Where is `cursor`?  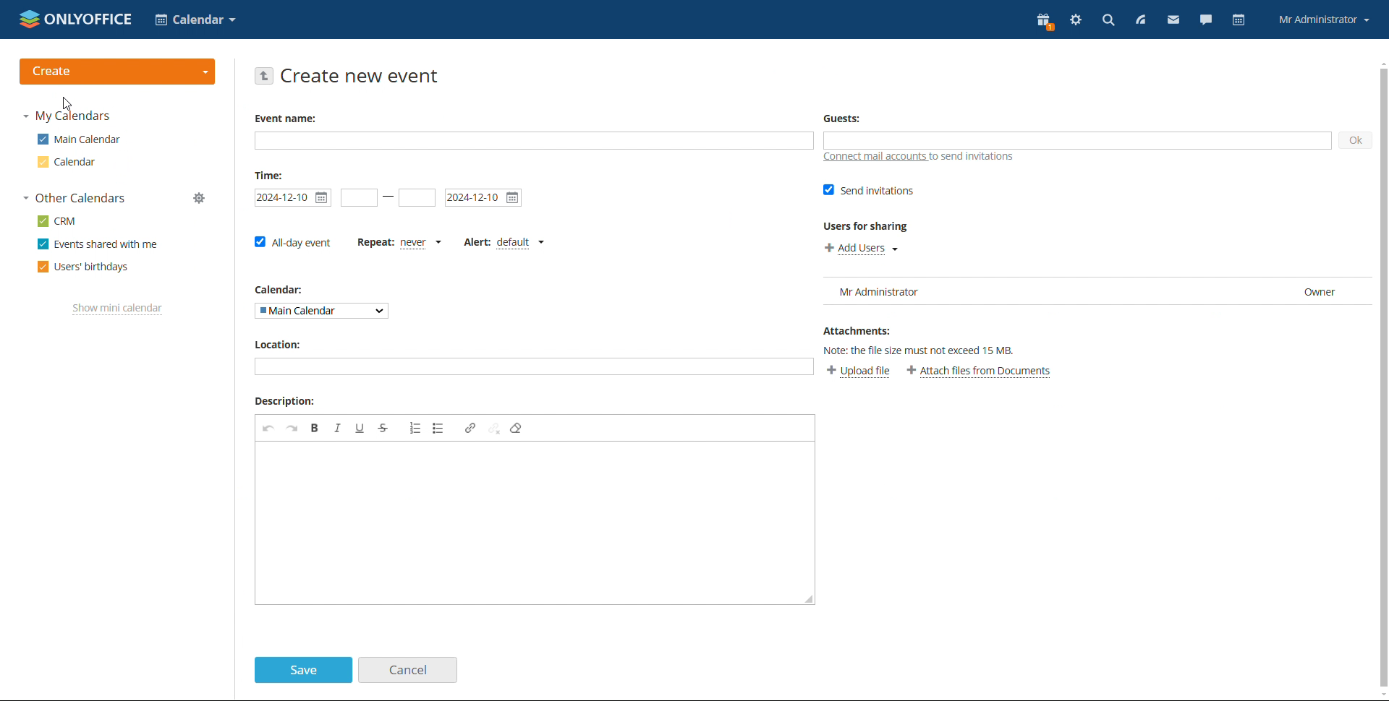
cursor is located at coordinates (72, 104).